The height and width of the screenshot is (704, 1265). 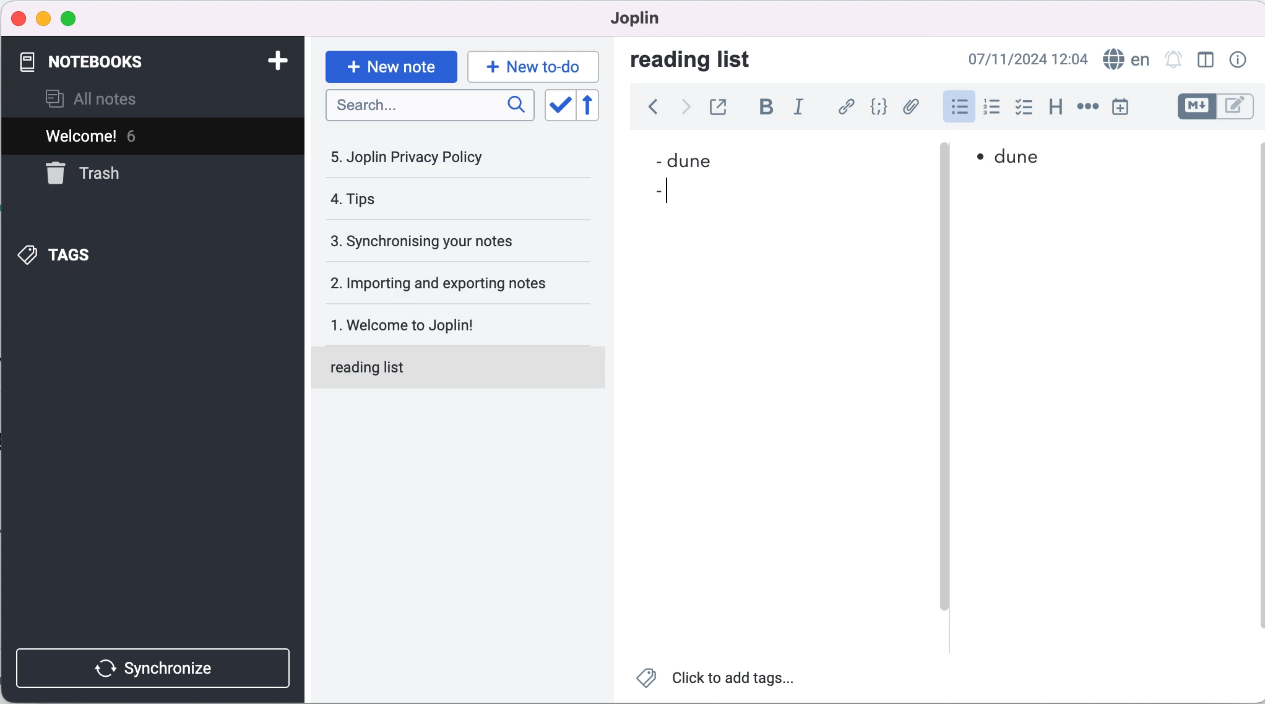 What do you see at coordinates (137, 137) in the screenshot?
I see `welcome! 6` at bounding box center [137, 137].